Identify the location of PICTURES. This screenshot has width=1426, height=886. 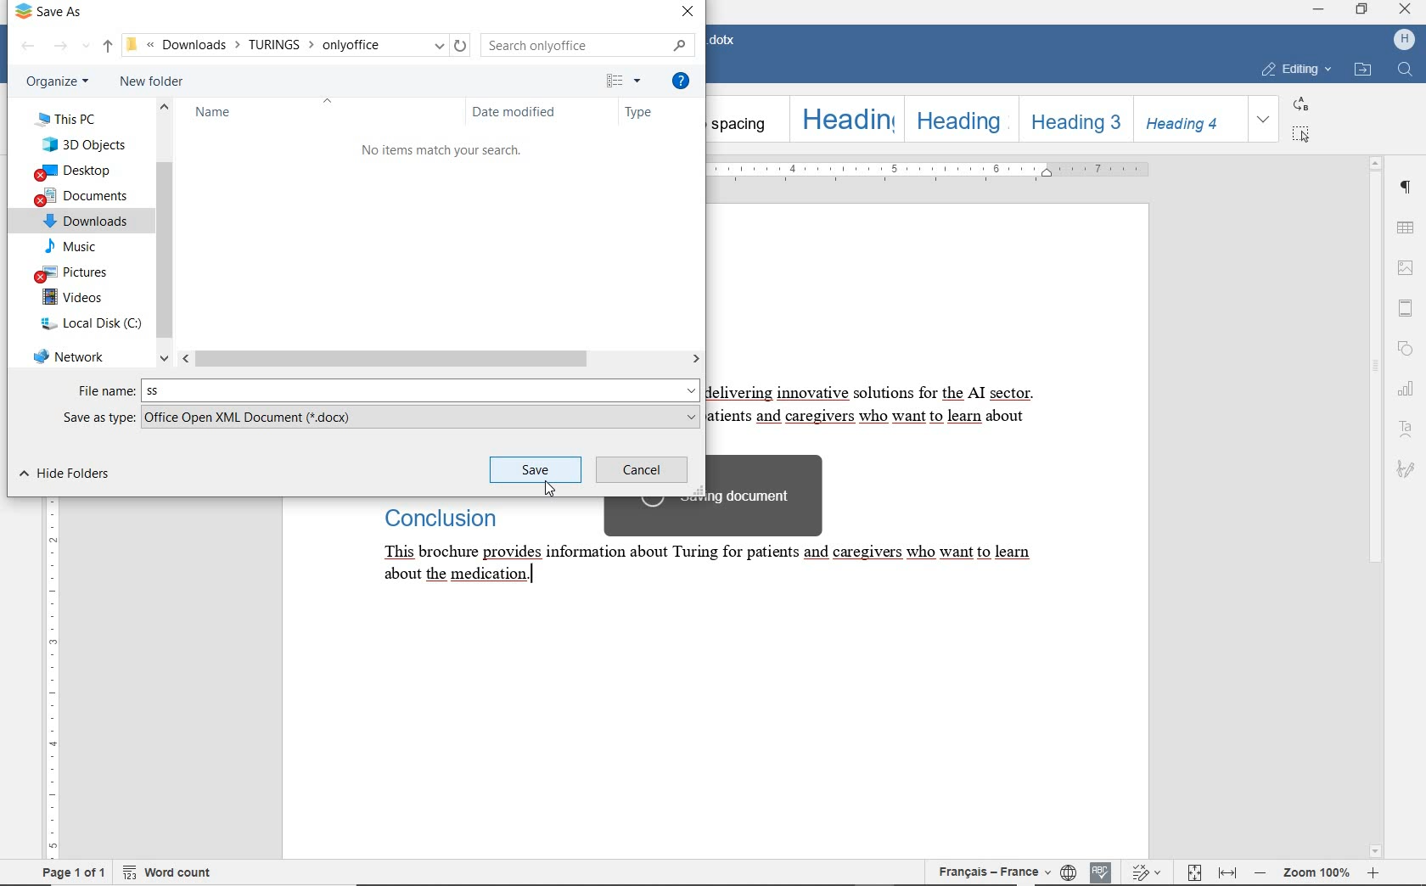
(77, 272).